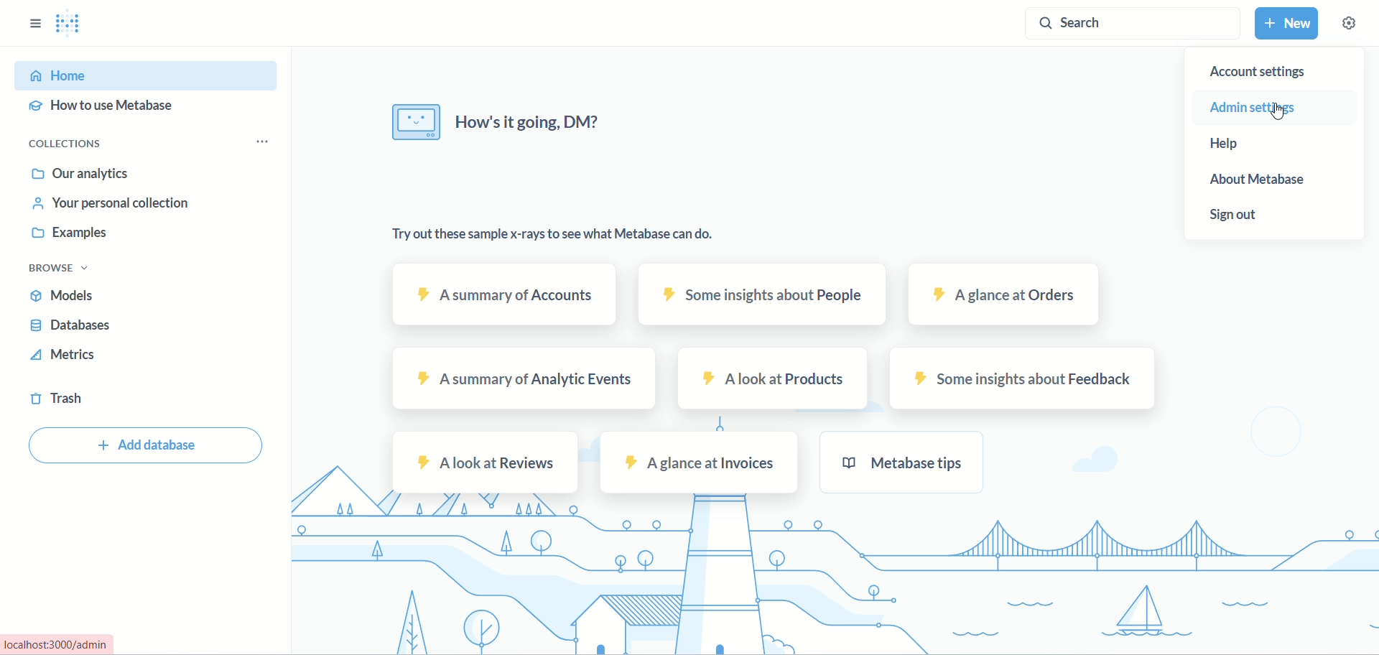  Describe the element at coordinates (1350, 23) in the screenshot. I see `settings` at that location.